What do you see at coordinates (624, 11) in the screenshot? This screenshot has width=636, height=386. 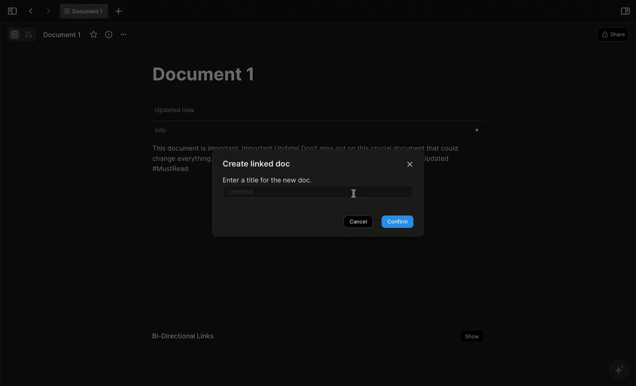 I see `Open right panel` at bounding box center [624, 11].